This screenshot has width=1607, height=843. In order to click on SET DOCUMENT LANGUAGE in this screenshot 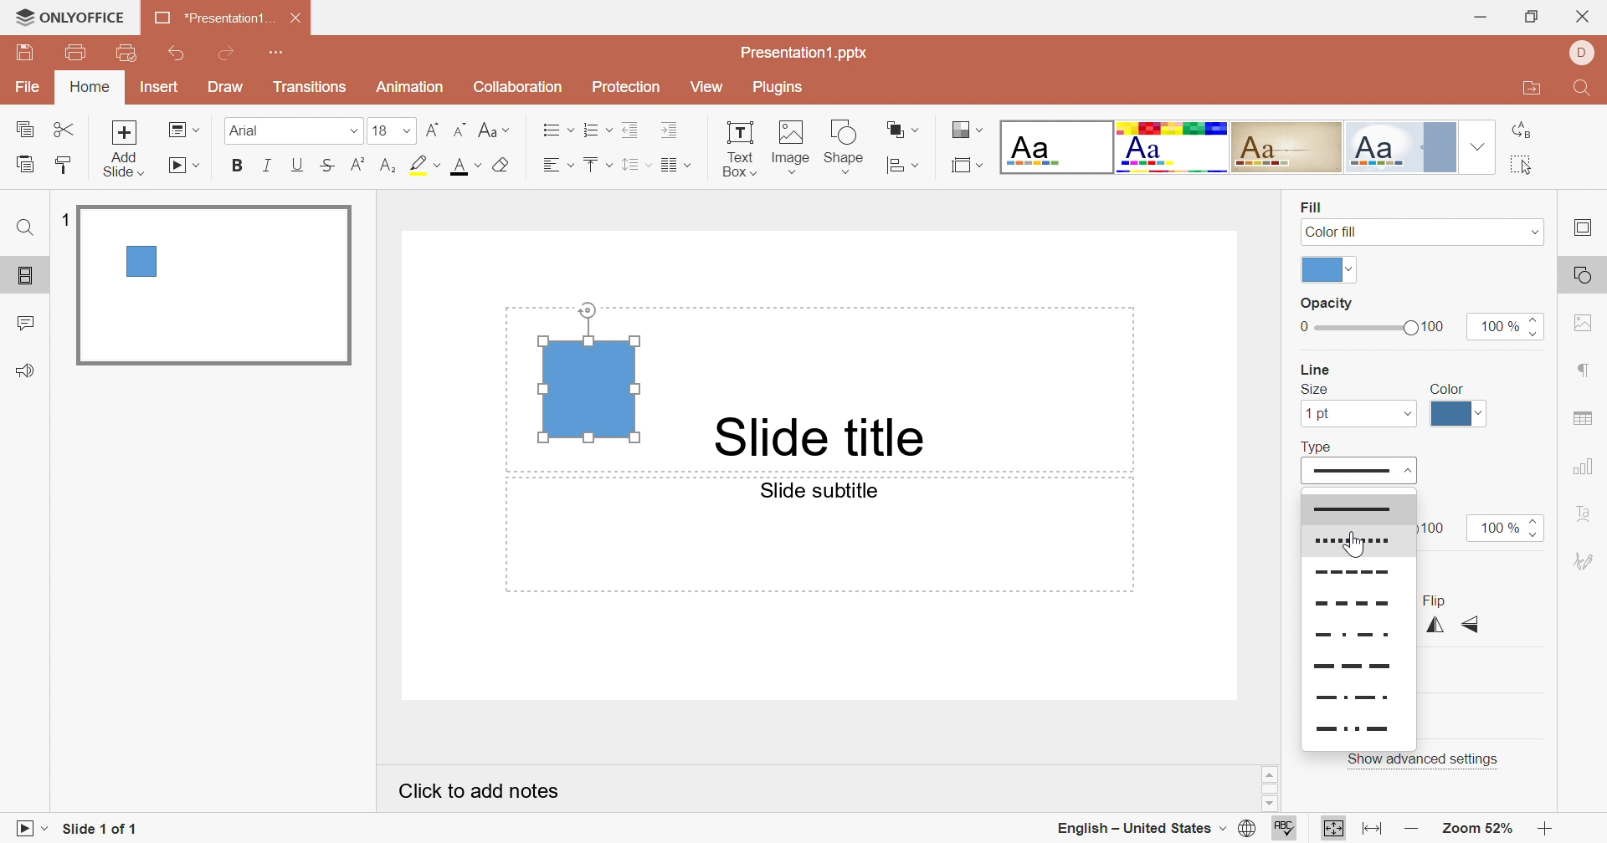, I will do `click(1246, 830)`.